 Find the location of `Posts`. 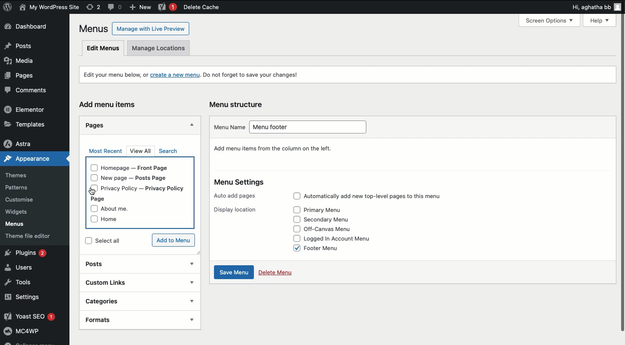

Posts is located at coordinates (32, 46).